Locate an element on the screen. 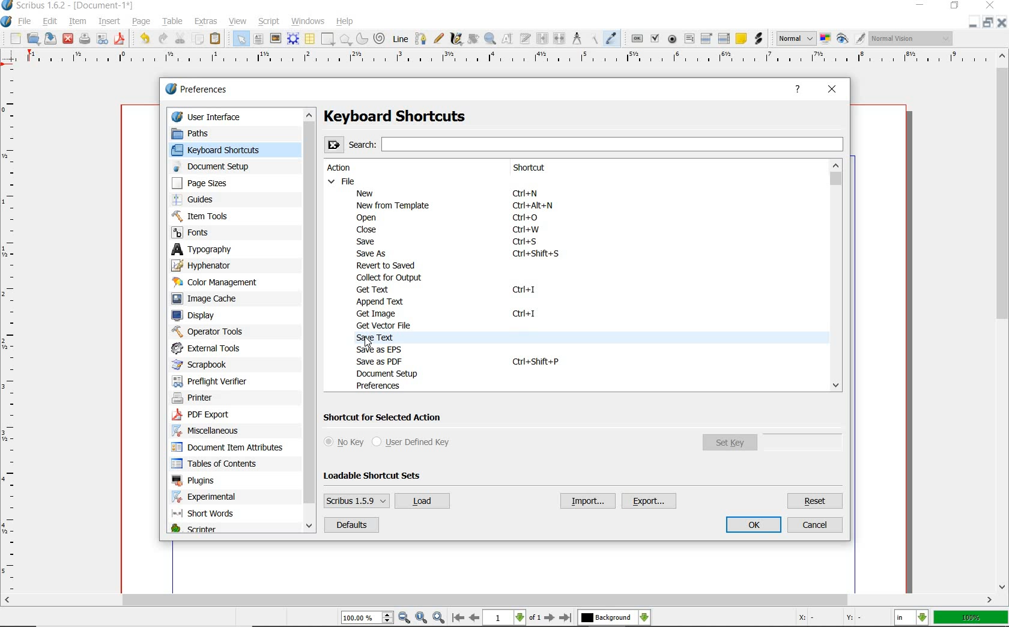 The width and height of the screenshot is (1009, 627). select is located at coordinates (242, 41).